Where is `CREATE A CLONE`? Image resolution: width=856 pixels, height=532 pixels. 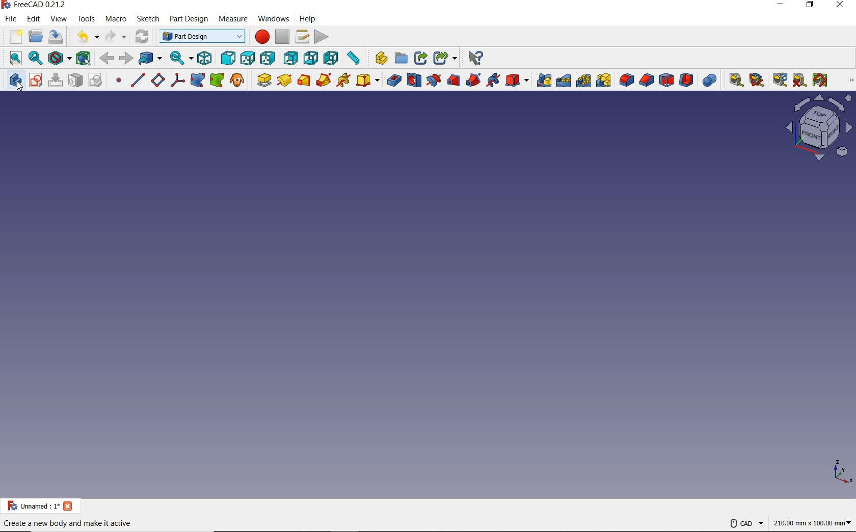 CREATE A CLONE is located at coordinates (237, 79).